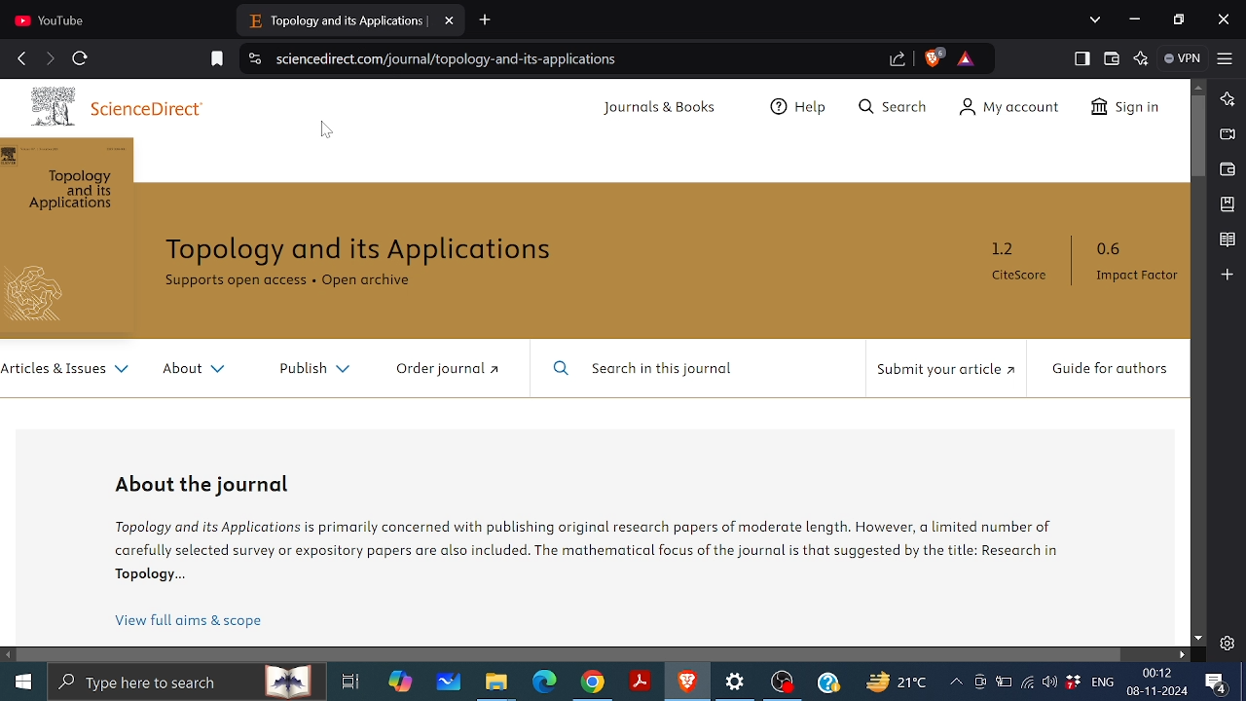 This screenshot has width=1246, height=701. I want to click on Show hidden icons, so click(956, 683).